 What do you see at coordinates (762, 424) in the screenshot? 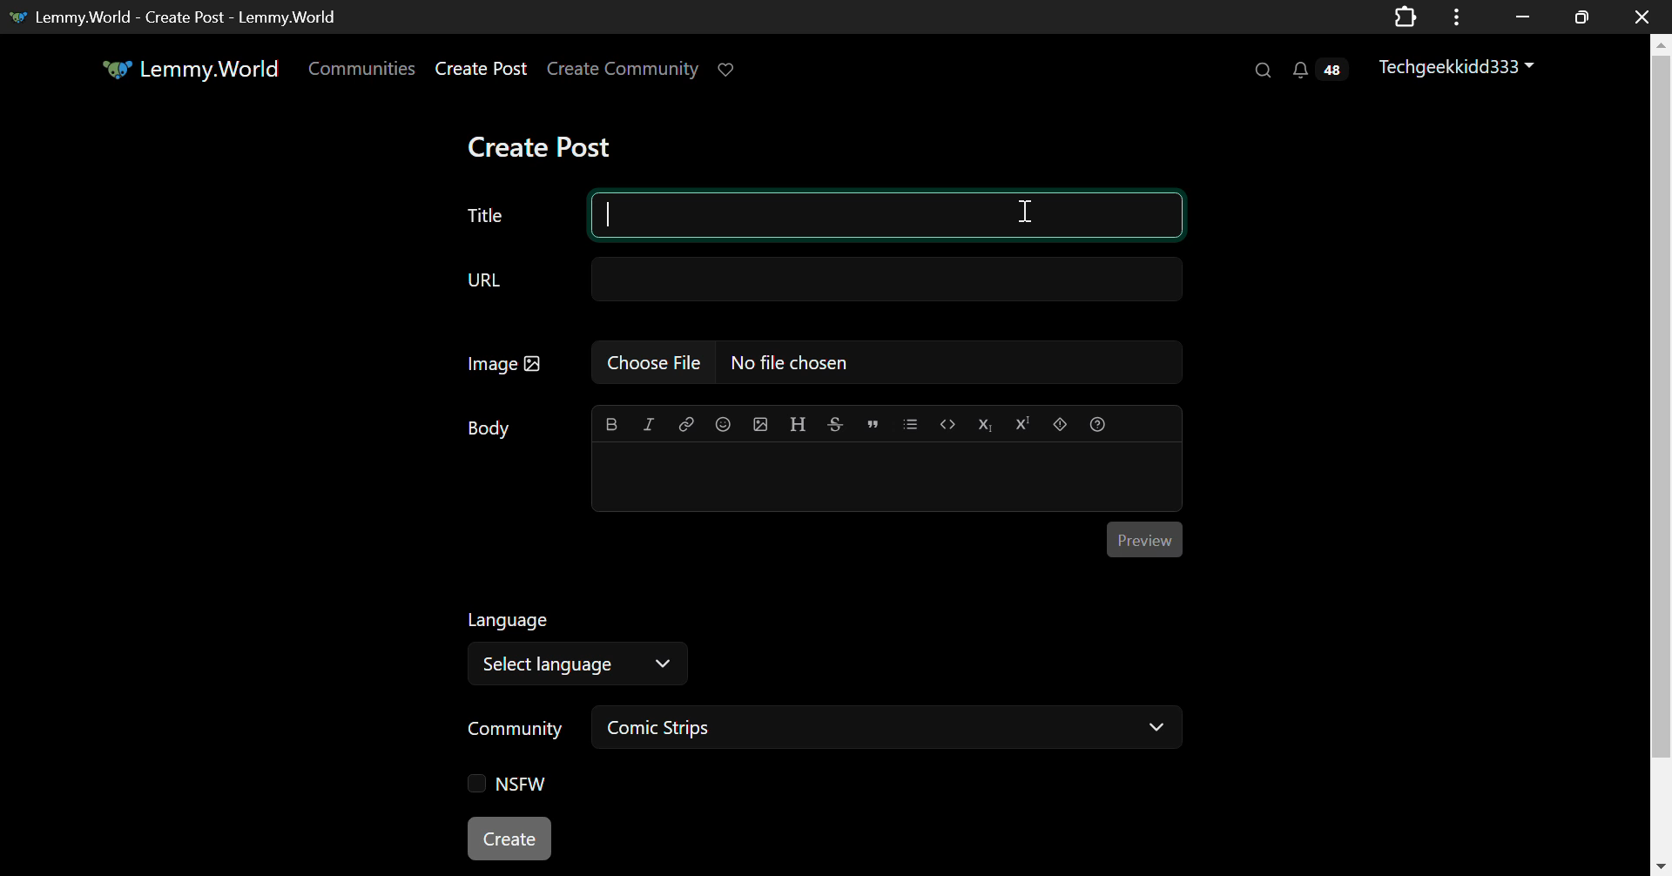
I see `upload image` at bounding box center [762, 424].